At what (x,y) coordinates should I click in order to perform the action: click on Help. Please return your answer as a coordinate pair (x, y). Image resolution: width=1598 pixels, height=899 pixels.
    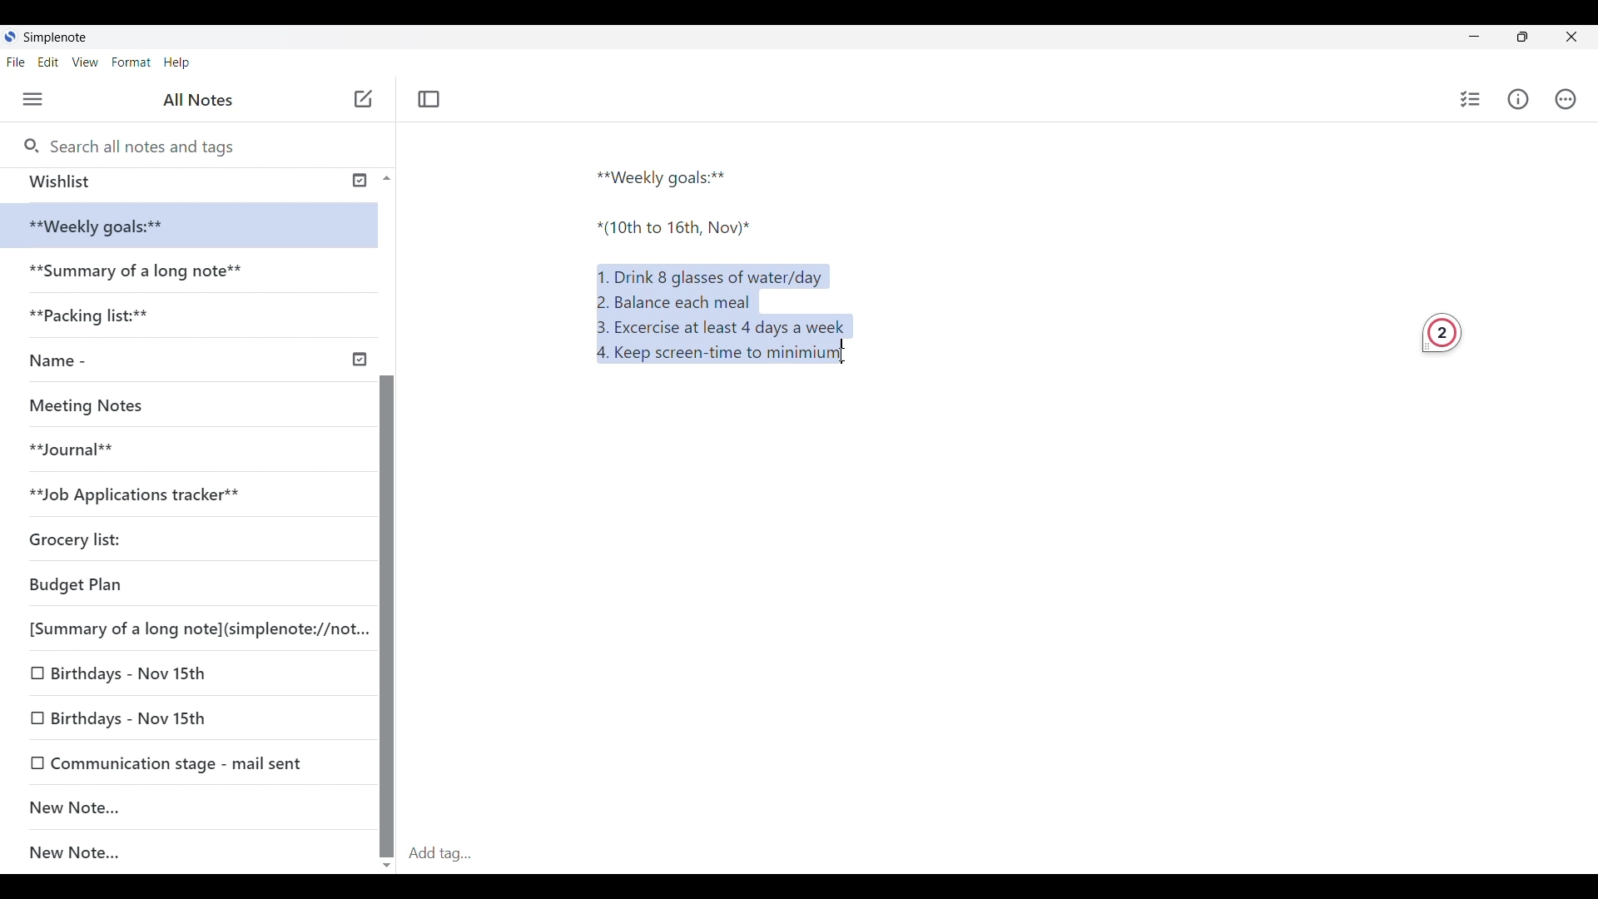
    Looking at the image, I should click on (178, 63).